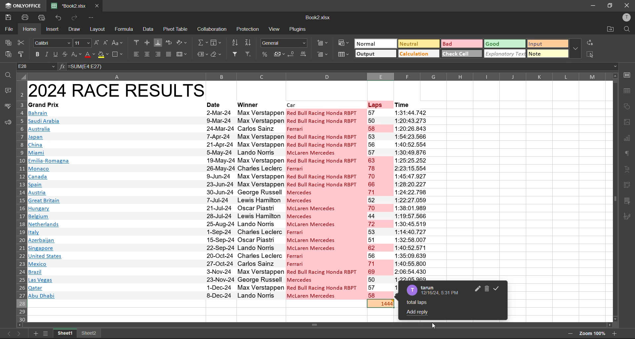 The width and height of the screenshot is (635, 339). What do you see at coordinates (611, 29) in the screenshot?
I see `open location` at bounding box center [611, 29].